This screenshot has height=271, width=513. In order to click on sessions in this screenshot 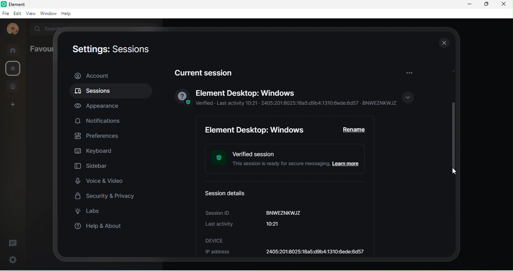, I will do `click(109, 92)`.